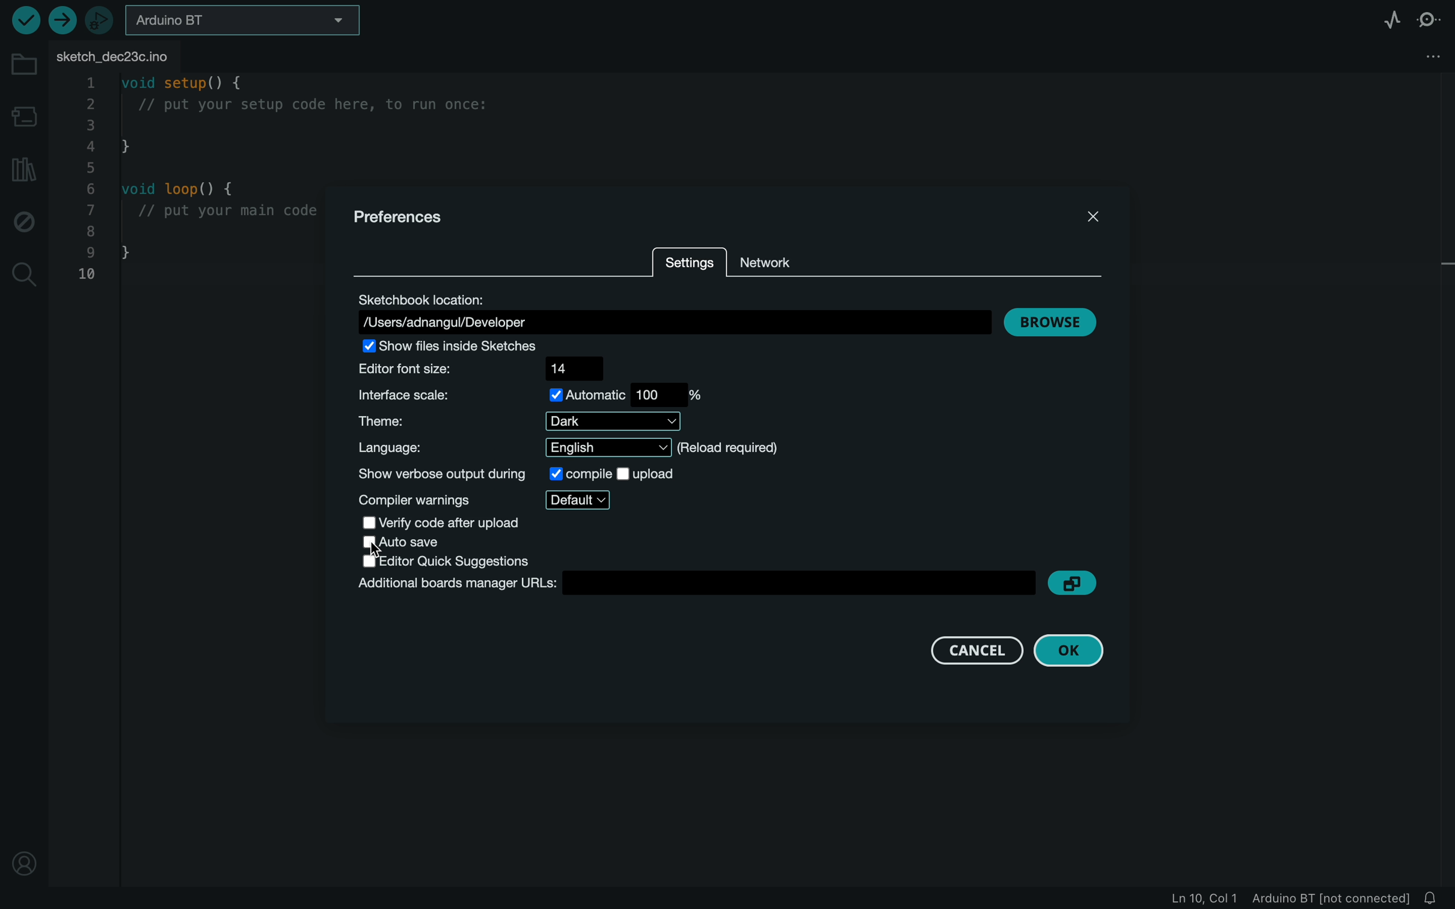 This screenshot has height=909, width=1455. Describe the element at coordinates (468, 344) in the screenshot. I see `show files` at that location.